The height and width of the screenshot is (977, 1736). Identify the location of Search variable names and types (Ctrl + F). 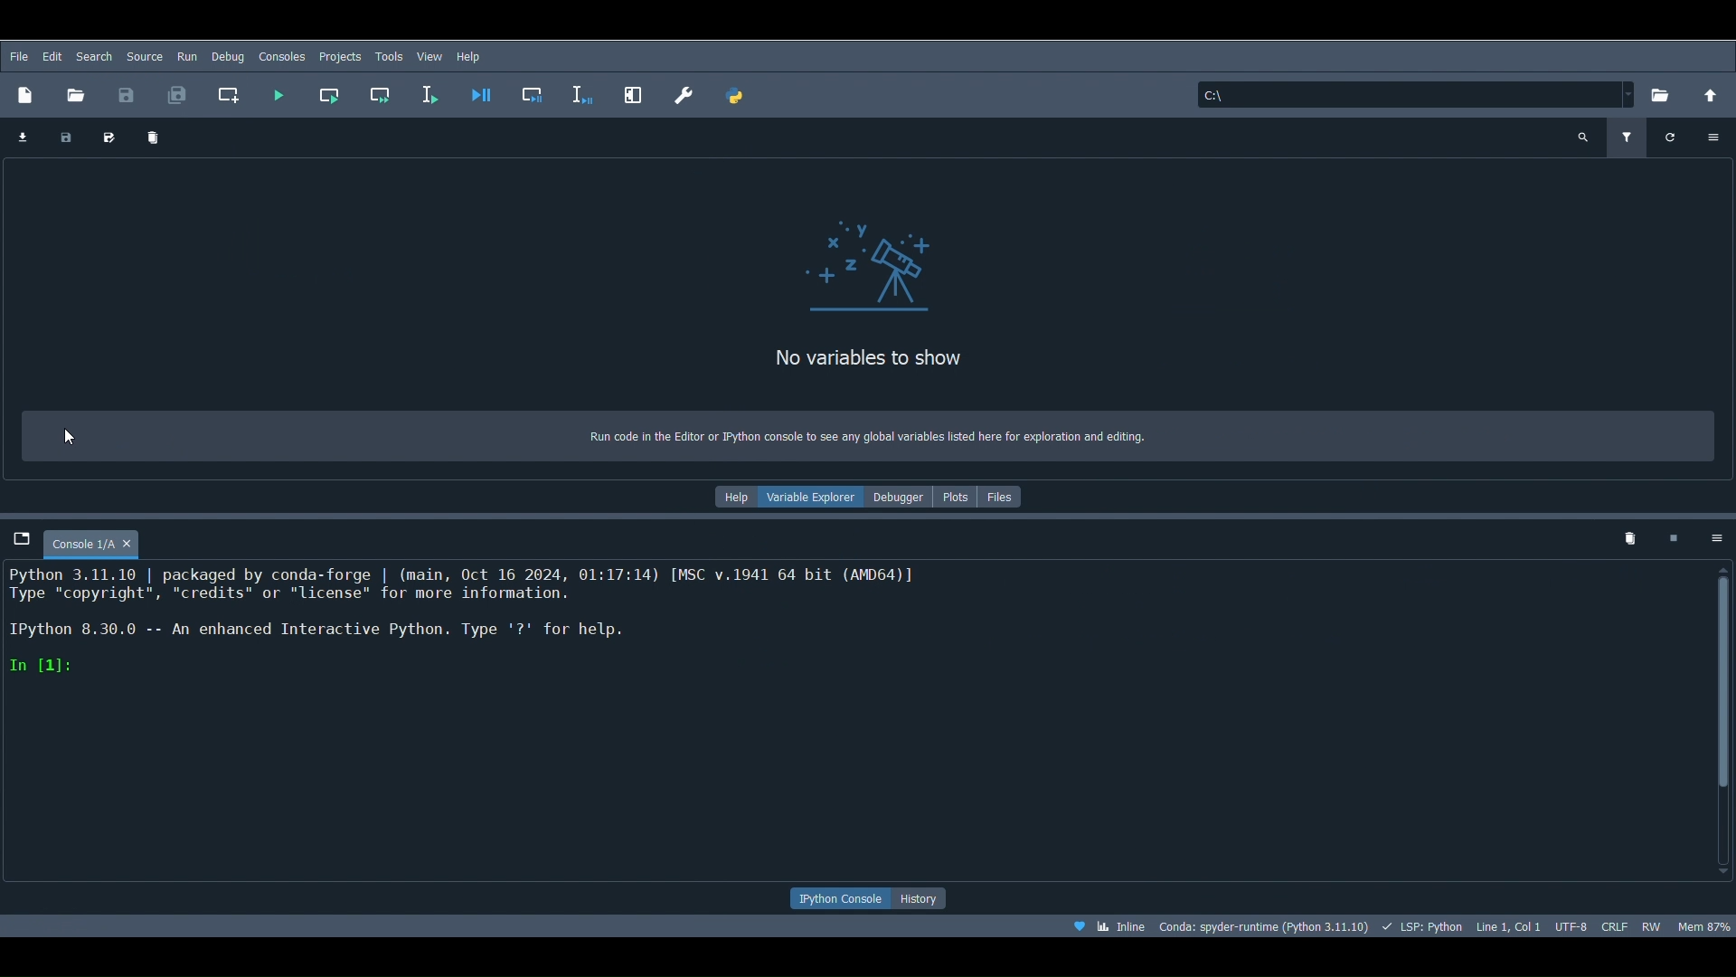
(1582, 134).